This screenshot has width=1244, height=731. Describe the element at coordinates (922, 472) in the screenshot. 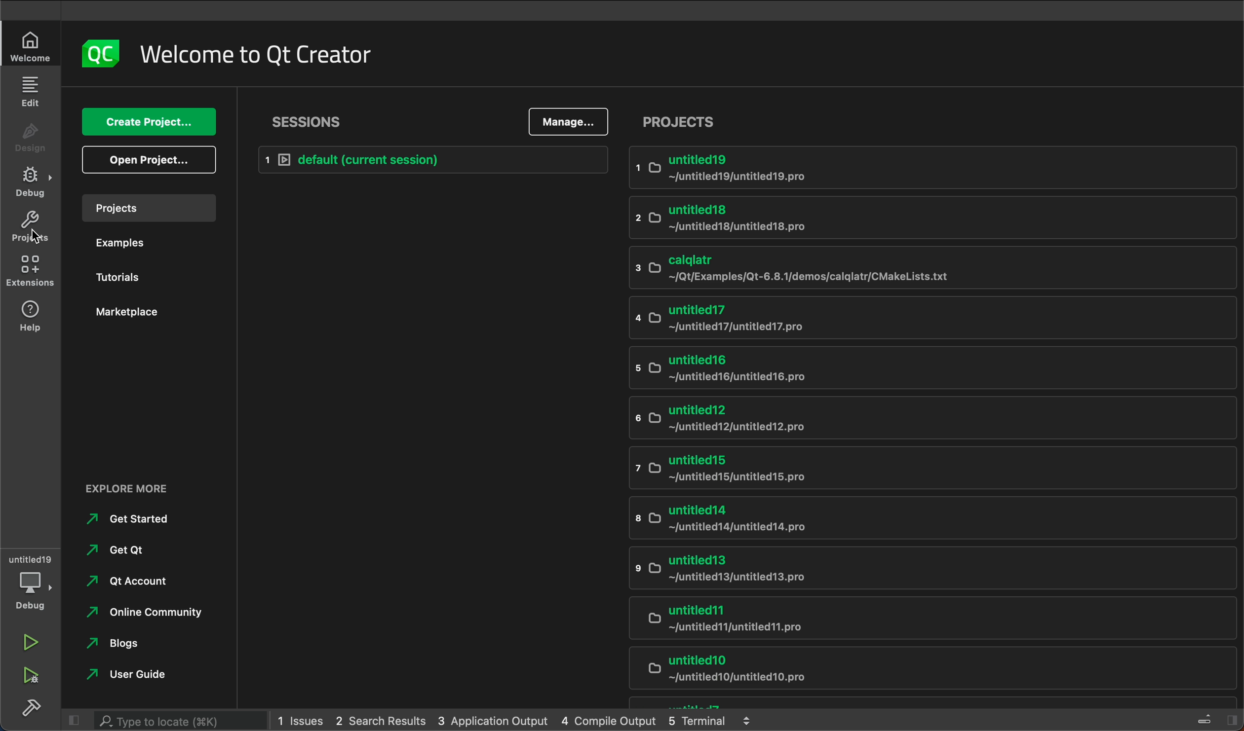

I see `untitled15` at that location.